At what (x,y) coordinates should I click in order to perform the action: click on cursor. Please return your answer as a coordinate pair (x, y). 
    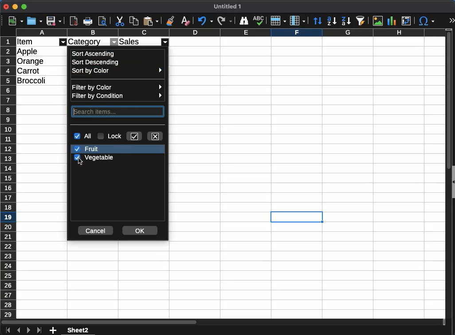
    Looking at the image, I should click on (80, 161).